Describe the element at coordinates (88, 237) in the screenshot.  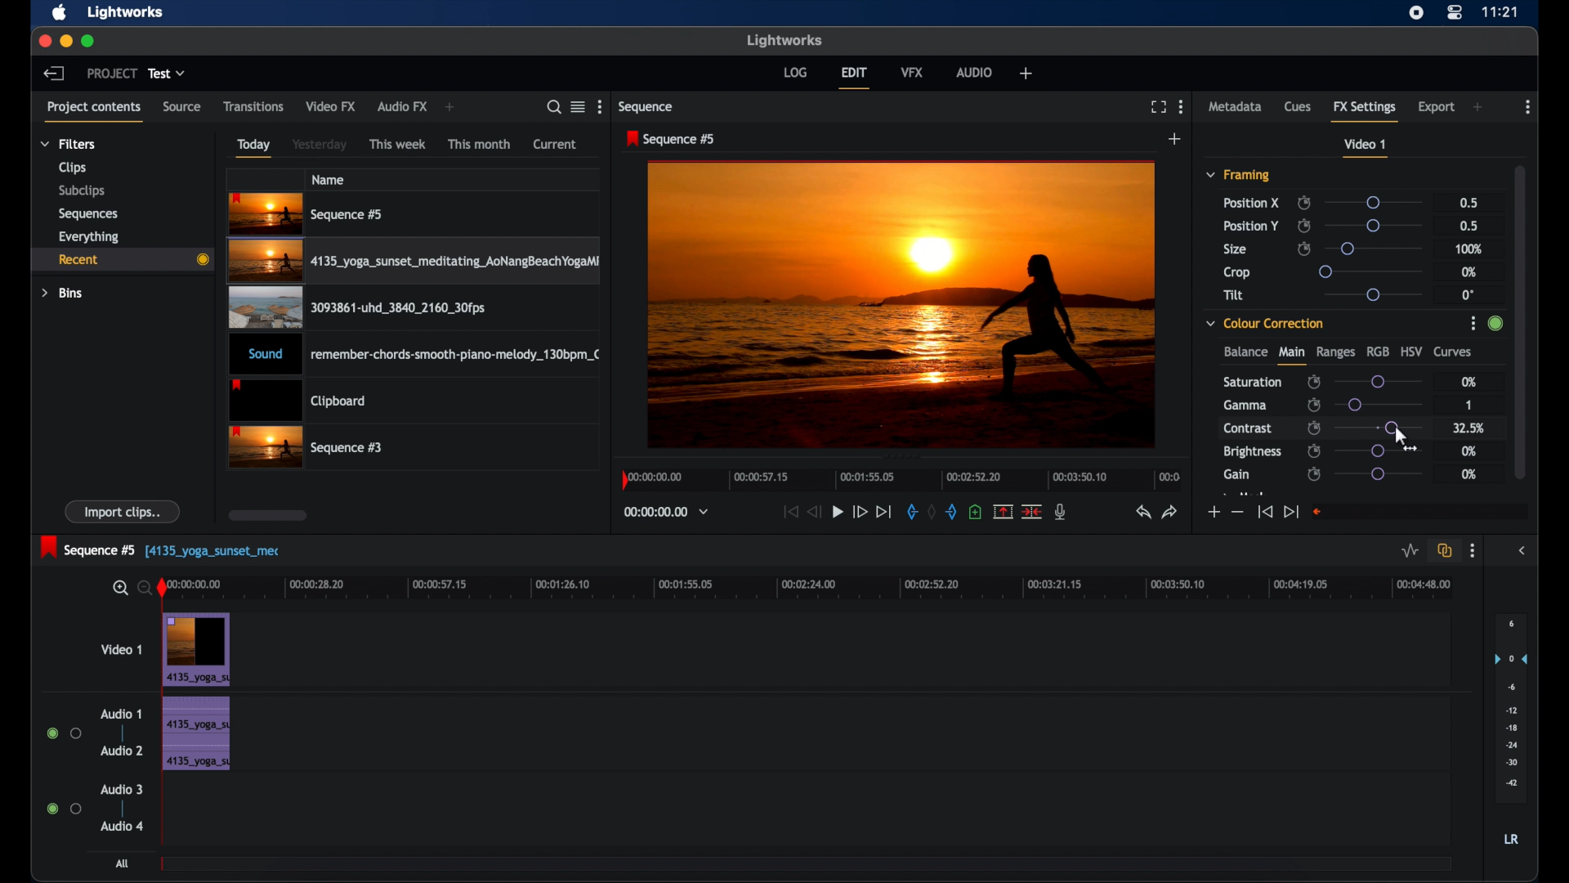
I see `everything` at that location.